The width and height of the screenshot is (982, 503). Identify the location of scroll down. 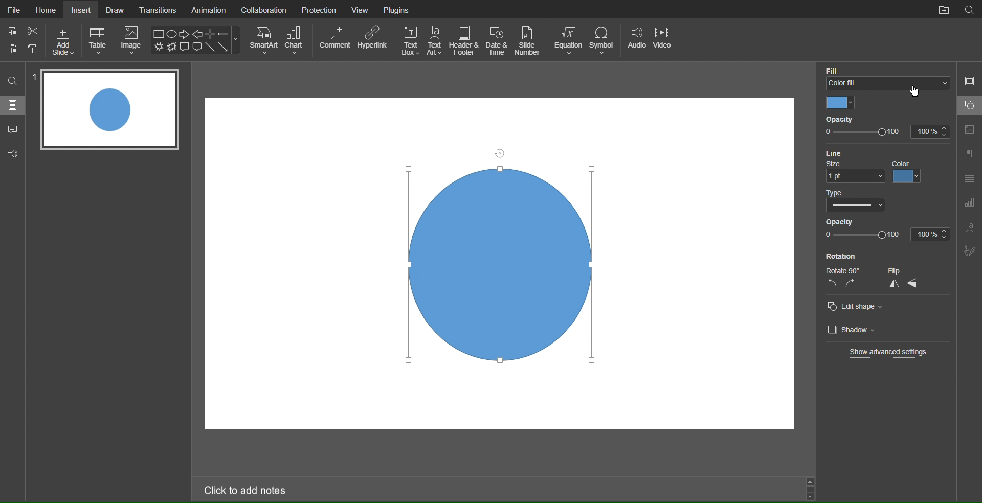
(812, 495).